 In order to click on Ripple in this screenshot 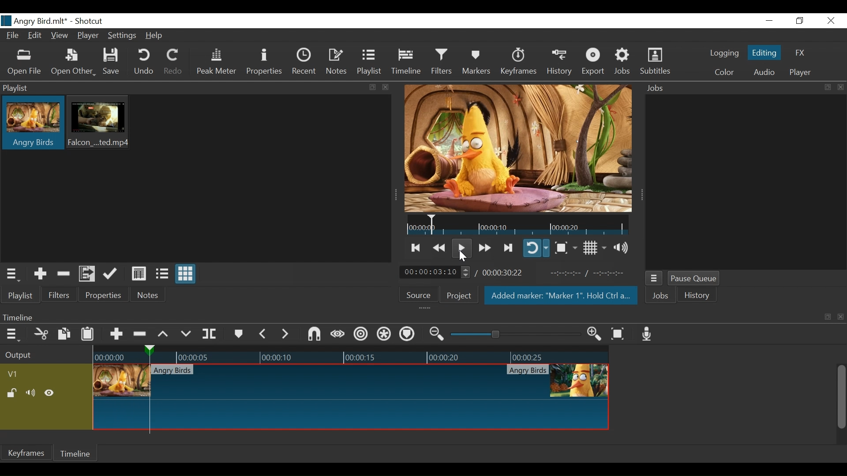, I will do `click(360, 334)`.